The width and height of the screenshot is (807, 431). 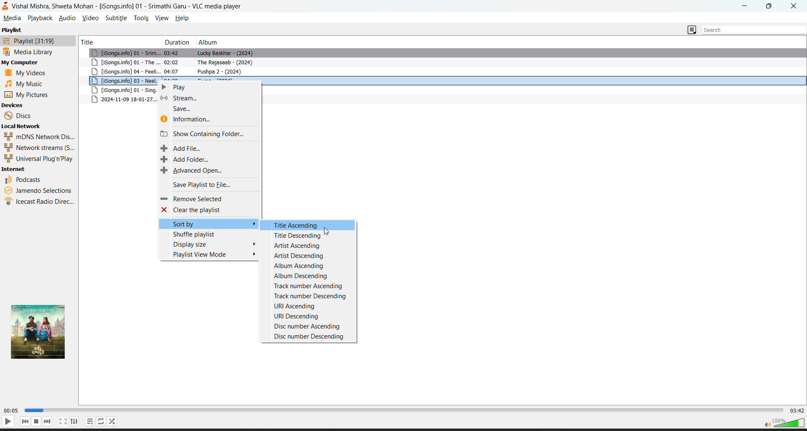 I want to click on show containing folder, so click(x=209, y=133).